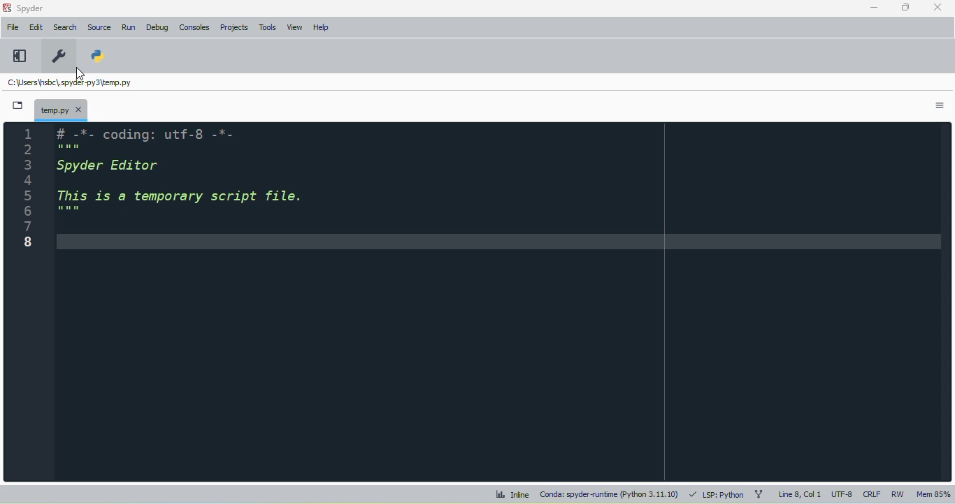 The image size is (955, 504). What do you see at coordinates (158, 27) in the screenshot?
I see `debug` at bounding box center [158, 27].